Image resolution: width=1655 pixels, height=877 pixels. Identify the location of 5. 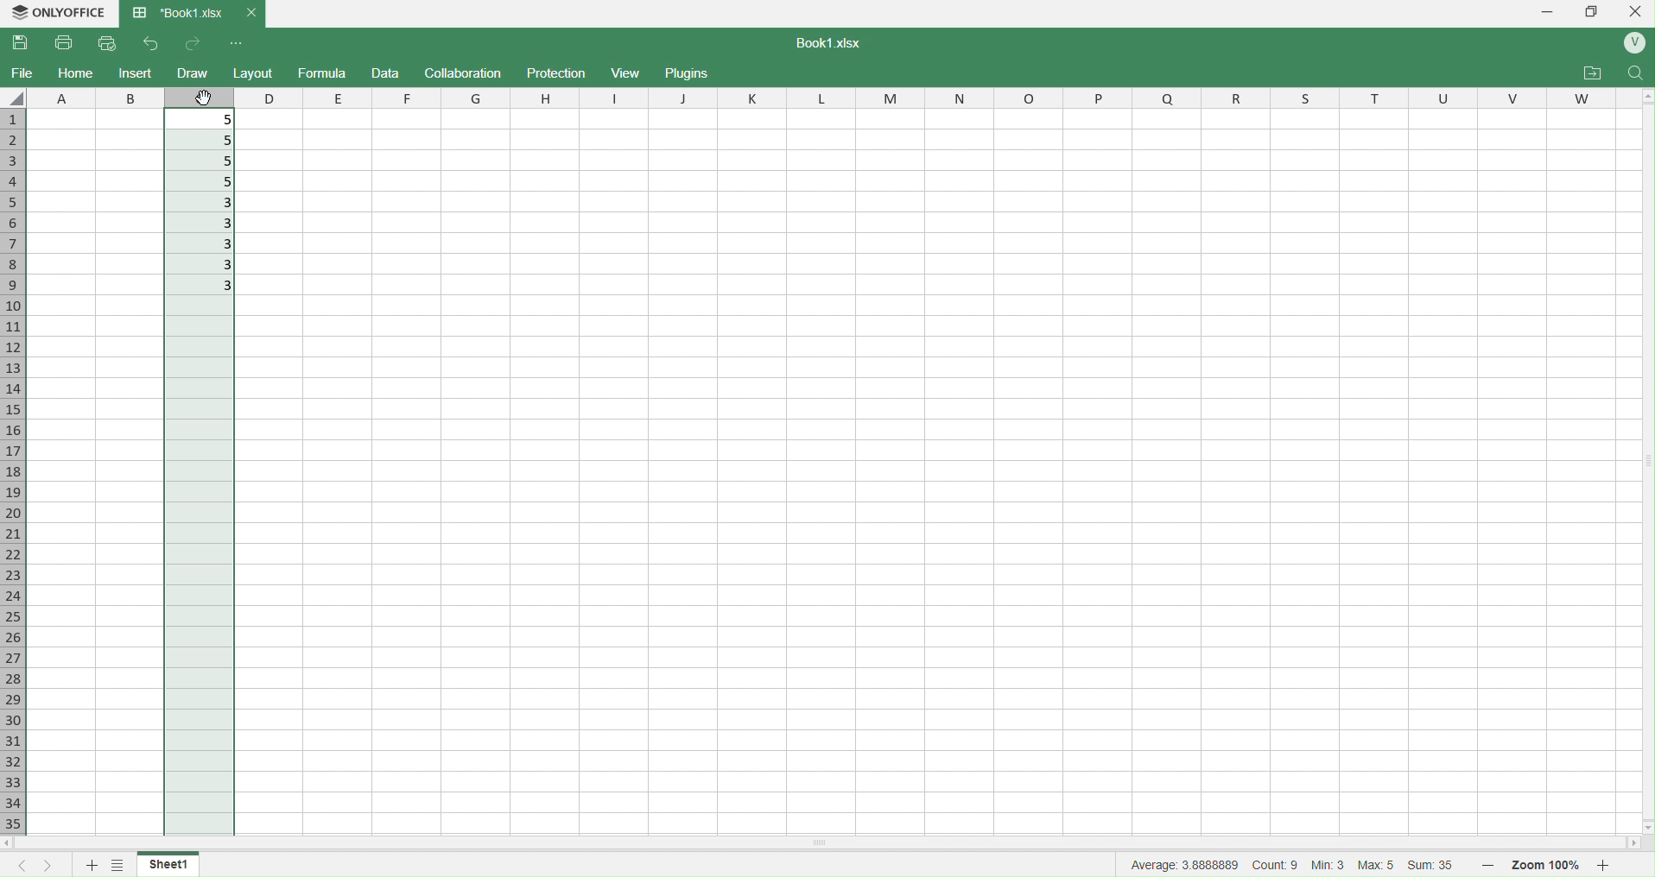
(203, 138).